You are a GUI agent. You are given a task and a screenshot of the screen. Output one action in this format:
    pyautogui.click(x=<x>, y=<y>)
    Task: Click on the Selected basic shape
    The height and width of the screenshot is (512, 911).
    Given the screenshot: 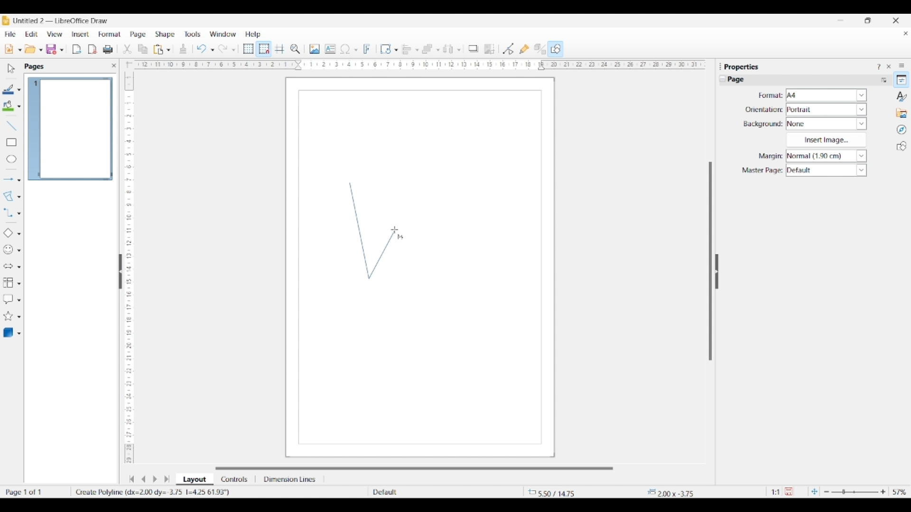 What is the action you would take?
    pyautogui.click(x=8, y=233)
    